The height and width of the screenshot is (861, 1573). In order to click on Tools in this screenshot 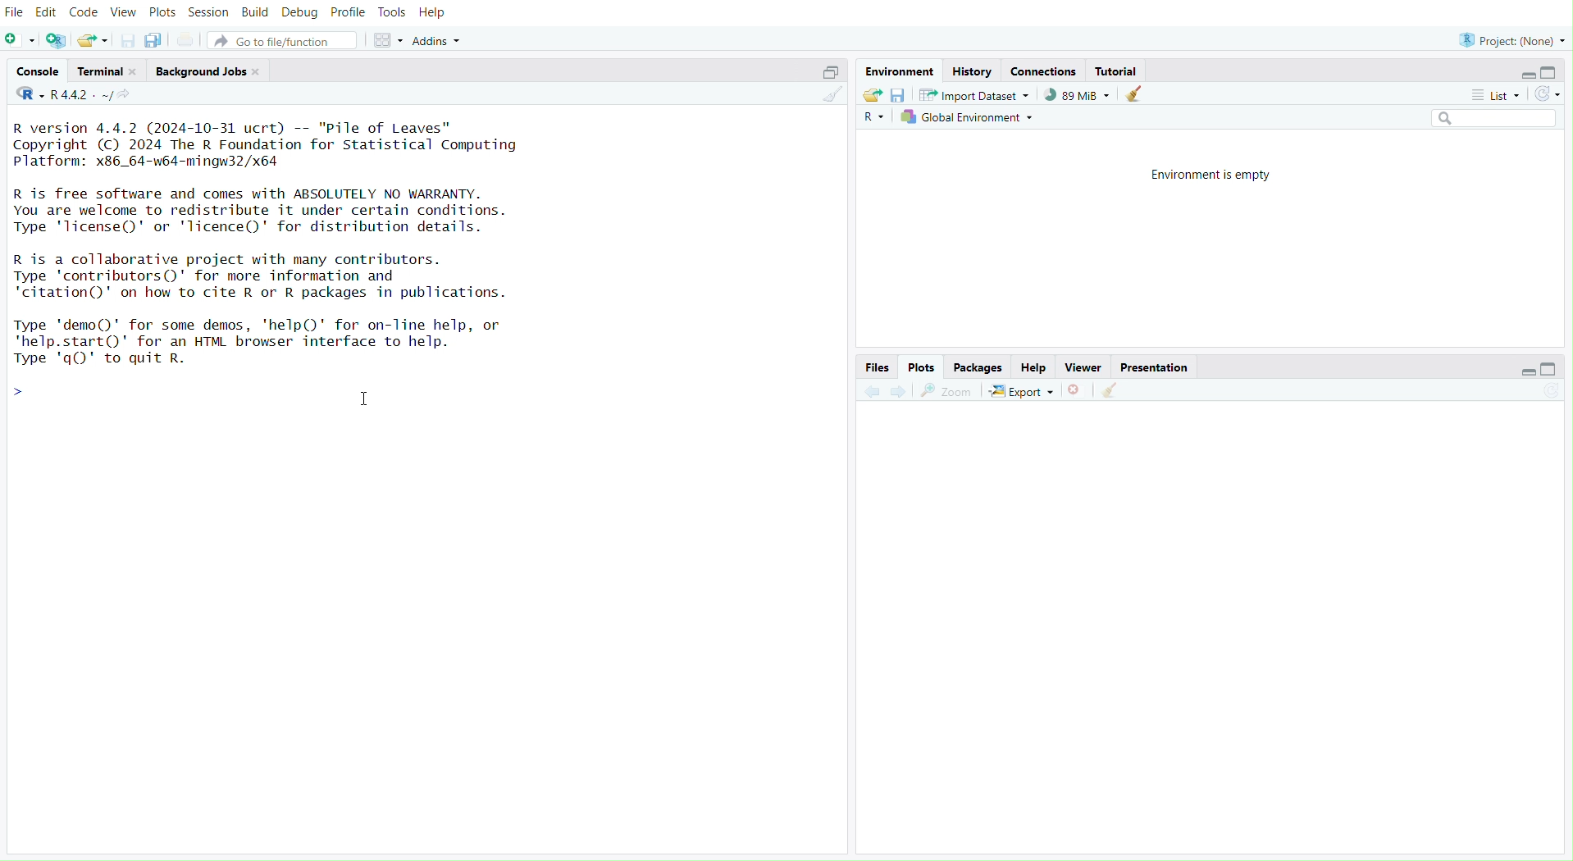, I will do `click(391, 13)`.